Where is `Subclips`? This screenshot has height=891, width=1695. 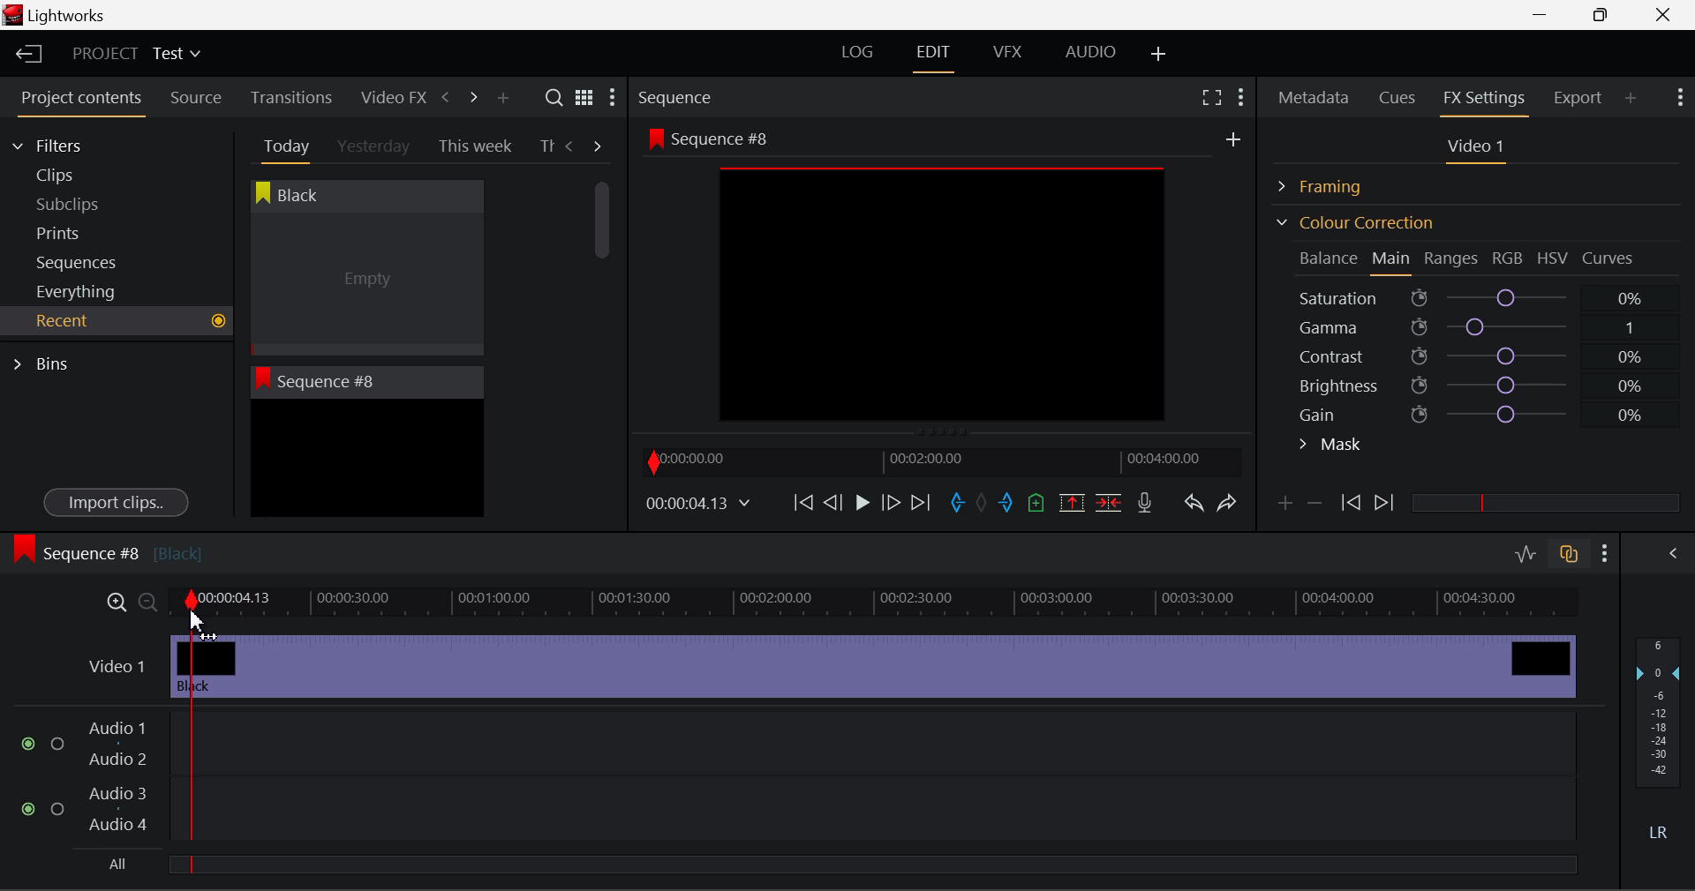 Subclips is located at coordinates (85, 204).